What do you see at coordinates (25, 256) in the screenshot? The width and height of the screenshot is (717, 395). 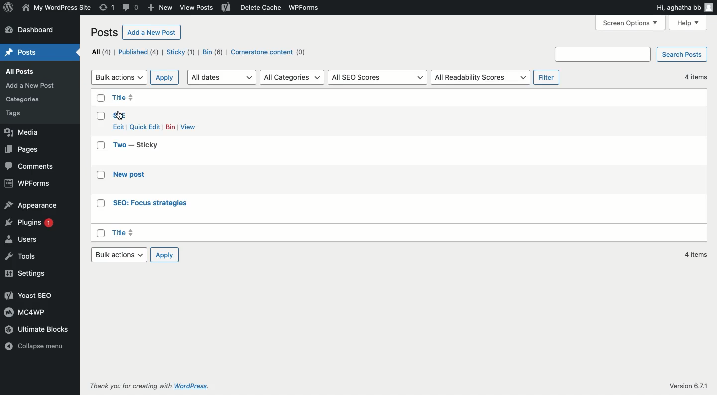 I see `Tools` at bounding box center [25, 256].